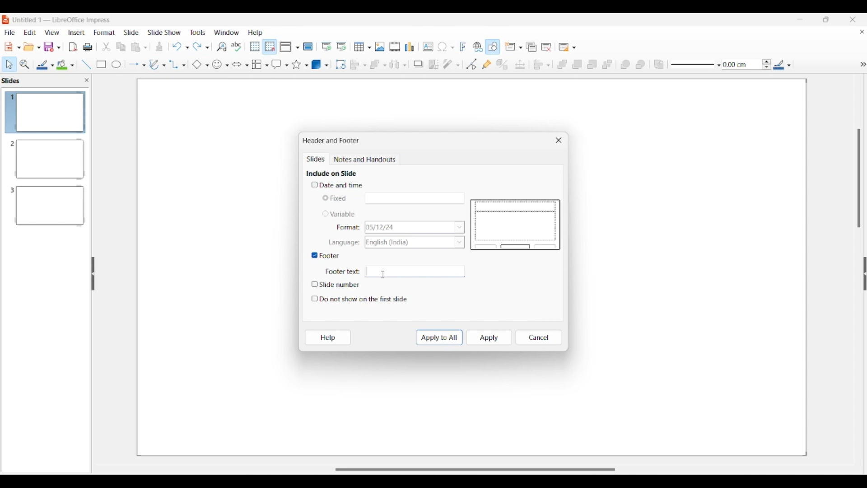  I want to click on Cursor clicking on footer textbox, so click(383, 275).